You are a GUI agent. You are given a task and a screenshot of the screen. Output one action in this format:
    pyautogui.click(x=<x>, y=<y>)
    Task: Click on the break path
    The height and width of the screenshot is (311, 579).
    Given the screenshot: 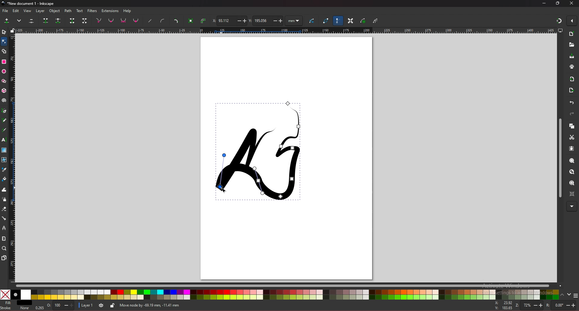 What is the action you would take?
    pyautogui.click(x=58, y=20)
    